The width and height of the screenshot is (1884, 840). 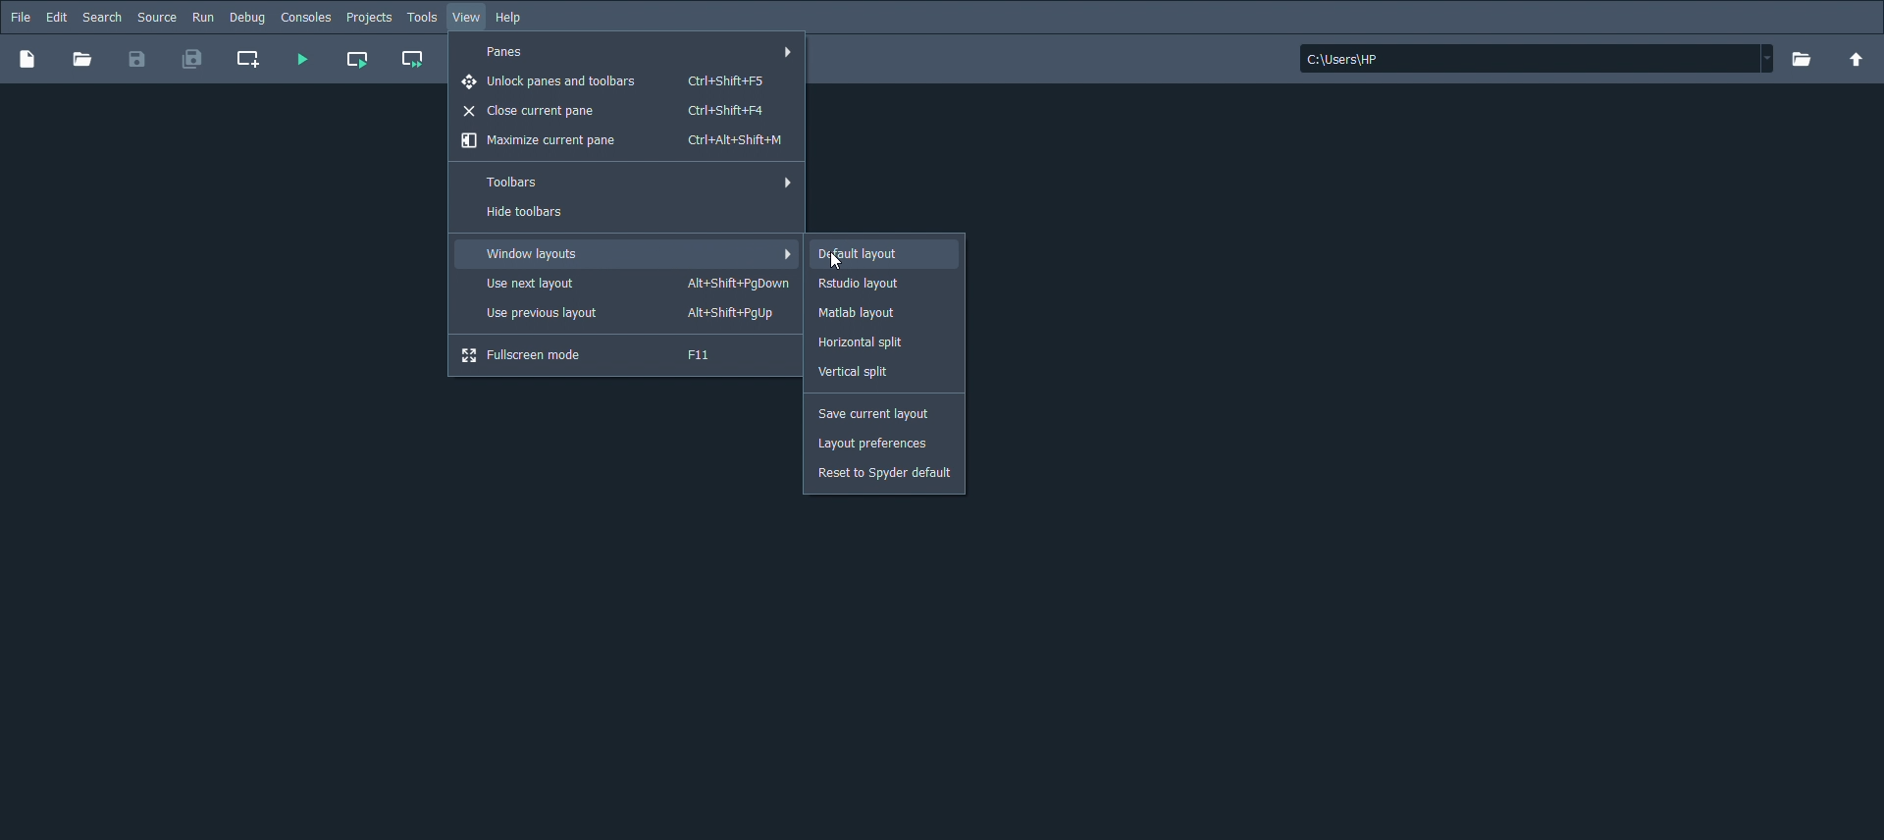 What do you see at coordinates (470, 20) in the screenshot?
I see `View` at bounding box center [470, 20].